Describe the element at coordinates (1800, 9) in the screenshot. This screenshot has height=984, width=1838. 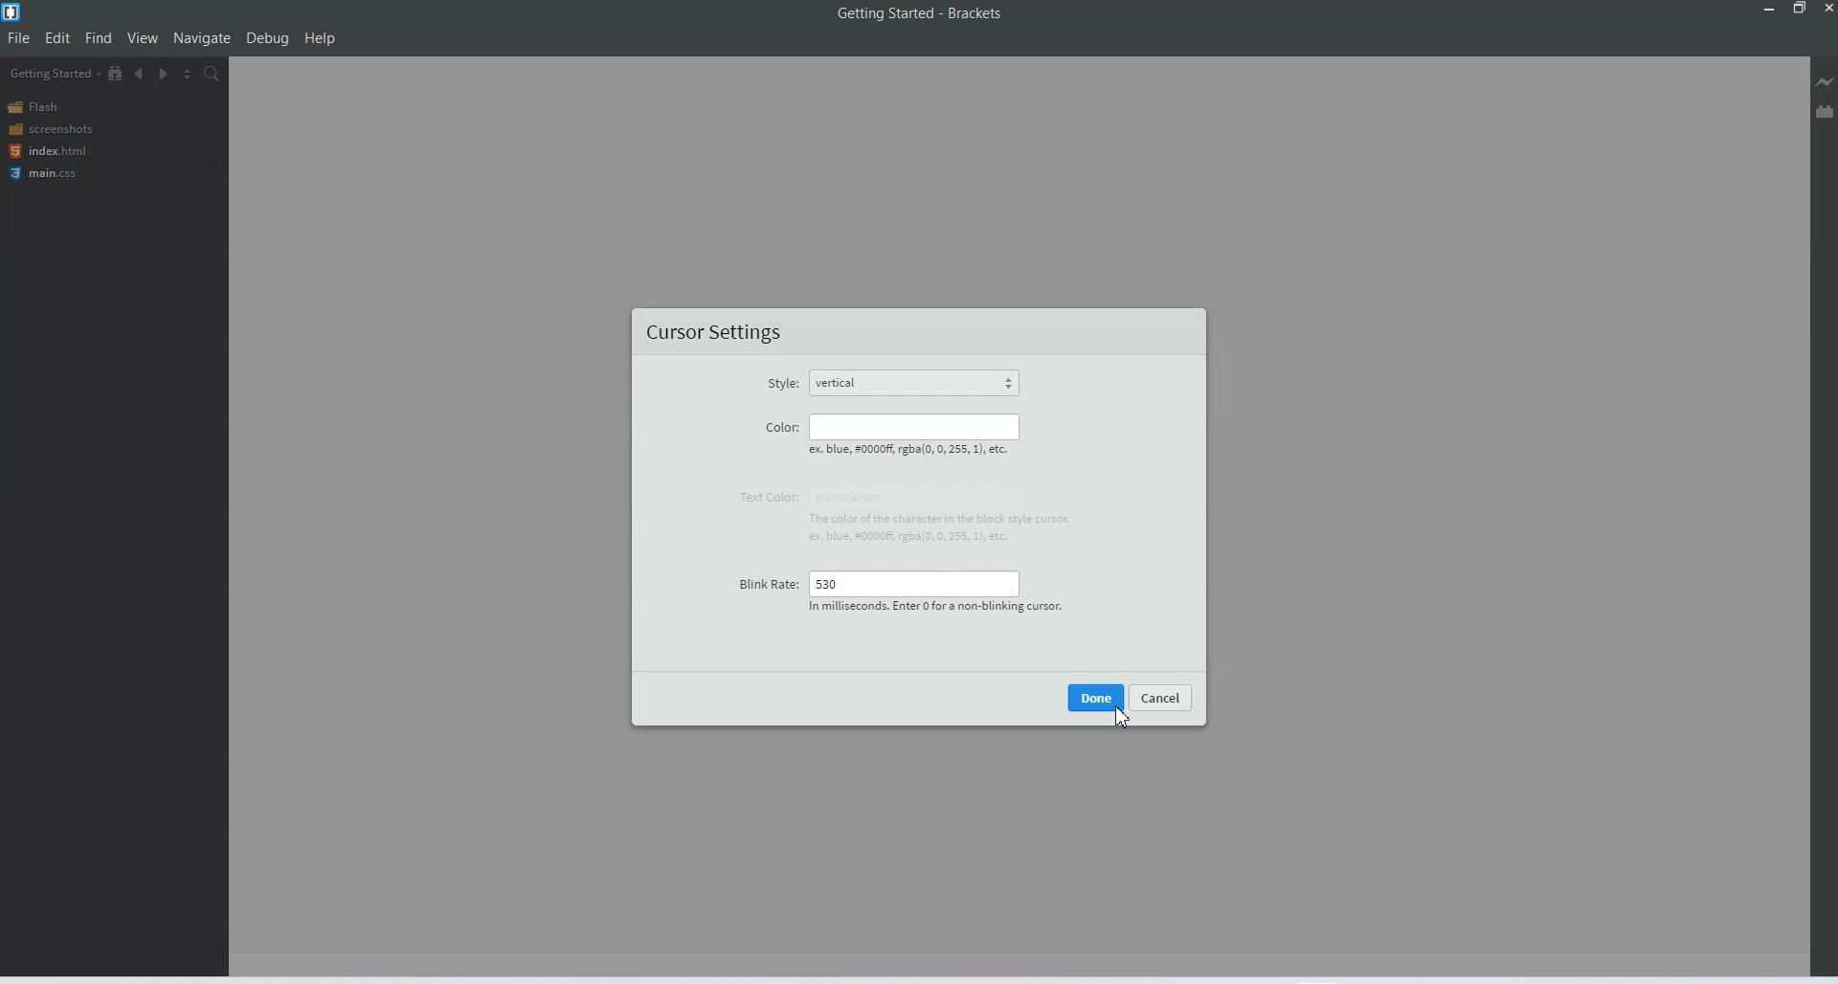
I see `Maximize` at that location.